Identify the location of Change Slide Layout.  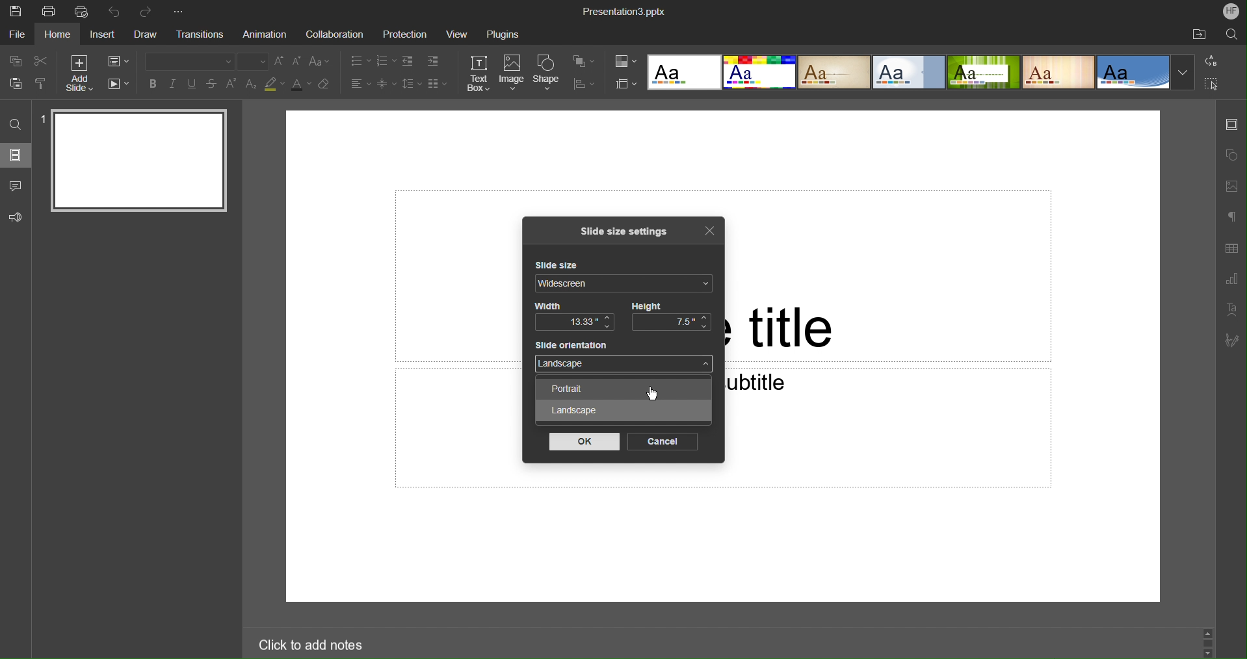
(120, 61).